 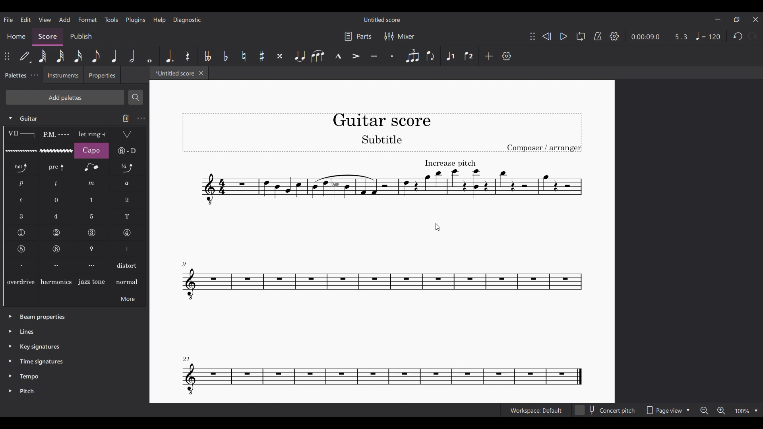 What do you see at coordinates (92, 200) in the screenshot?
I see `LH guitar fingering 1` at bounding box center [92, 200].